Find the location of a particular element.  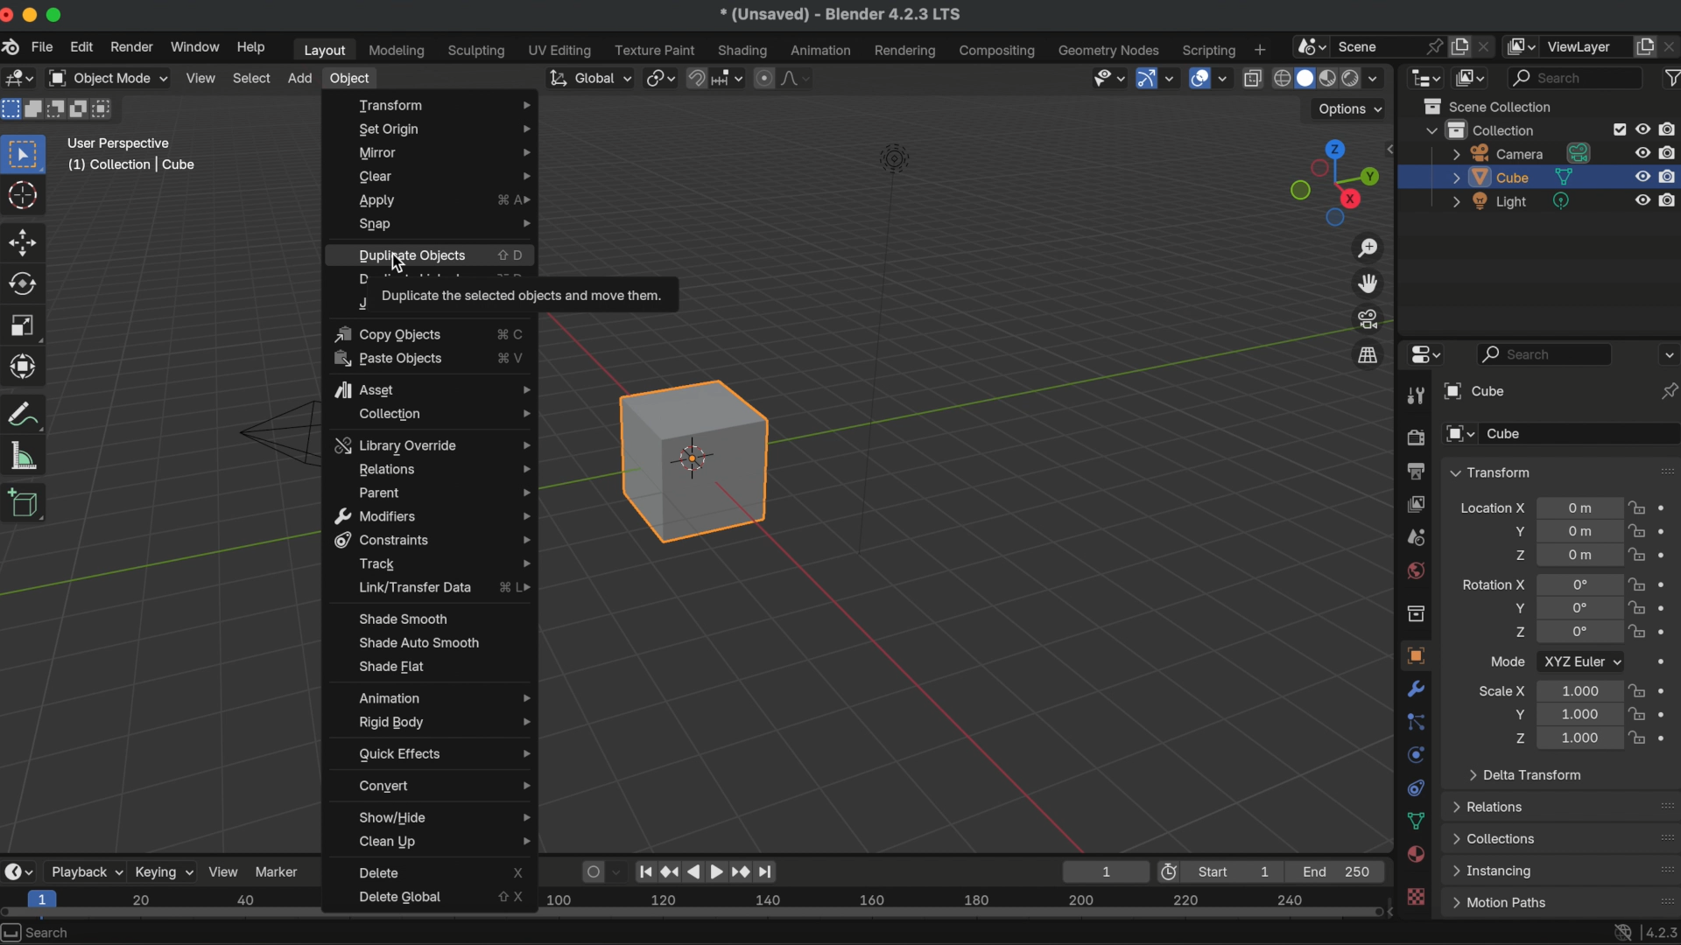

particles is located at coordinates (1417, 723).